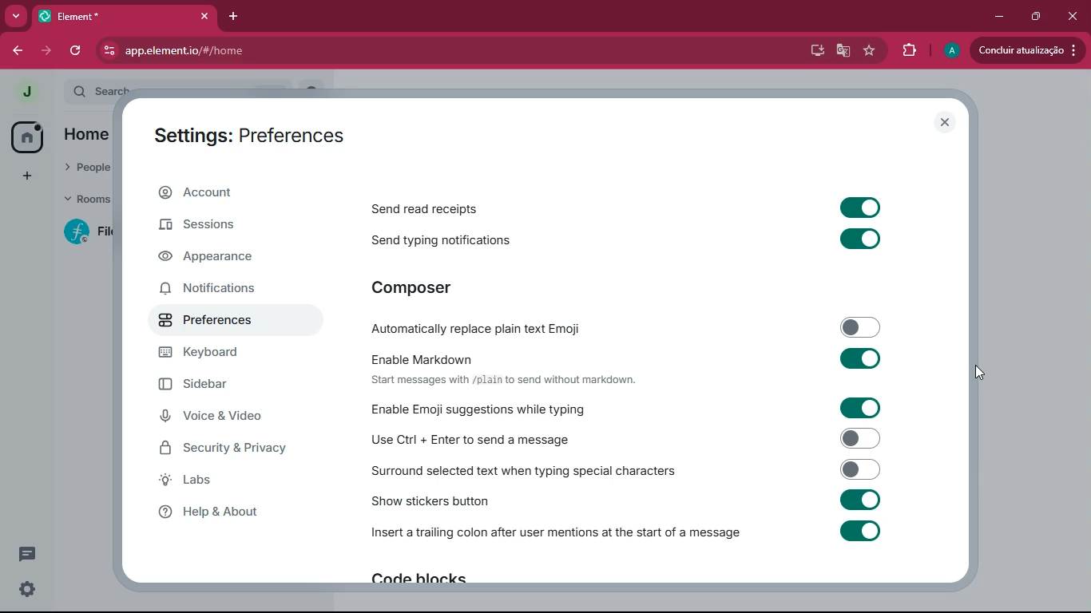  I want to click on appearance, so click(226, 259).